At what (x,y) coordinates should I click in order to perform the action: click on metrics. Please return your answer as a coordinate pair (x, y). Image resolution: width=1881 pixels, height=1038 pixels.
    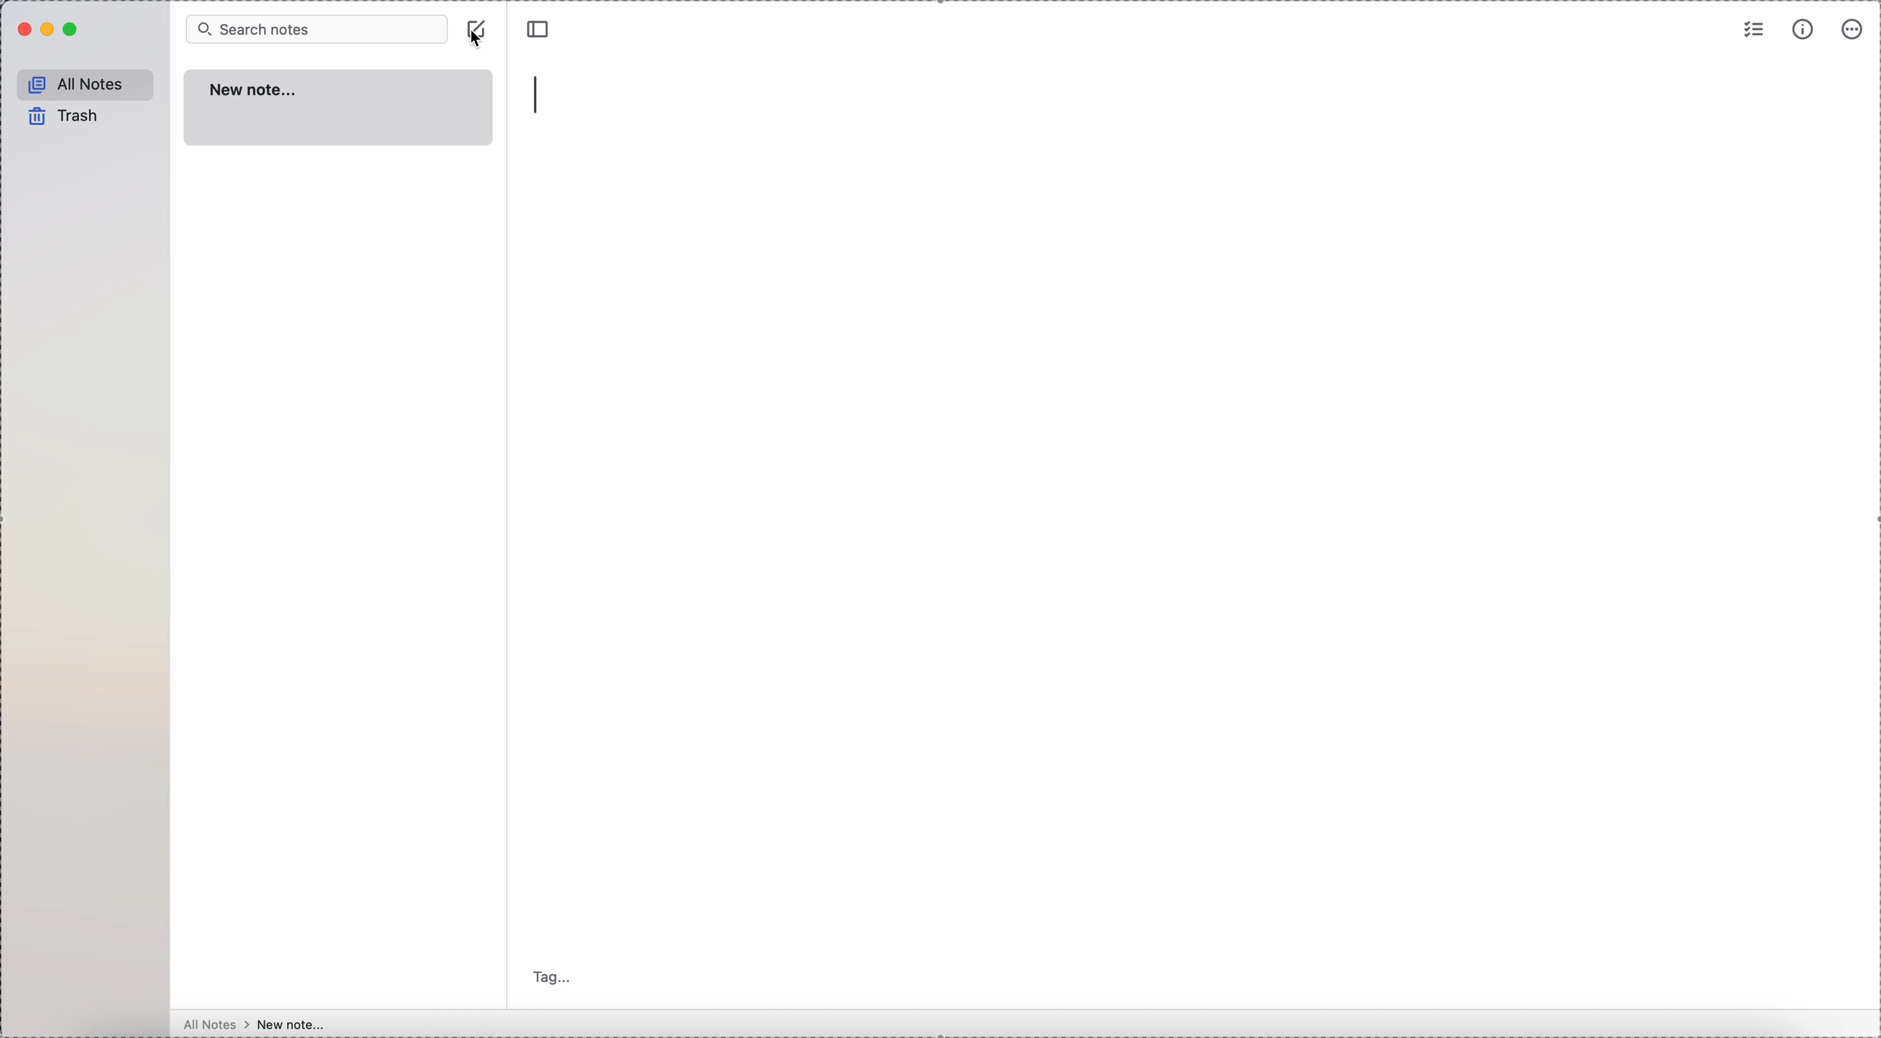
    Looking at the image, I should click on (1805, 30).